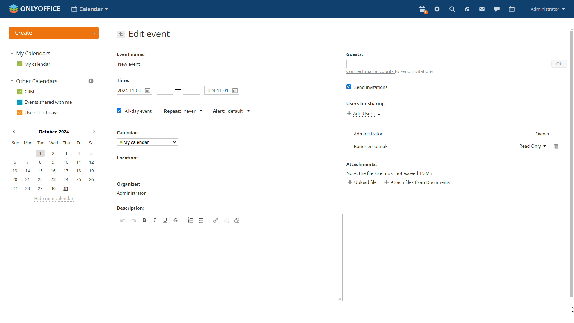 The image size is (574, 323). I want to click on alert type, so click(231, 112).